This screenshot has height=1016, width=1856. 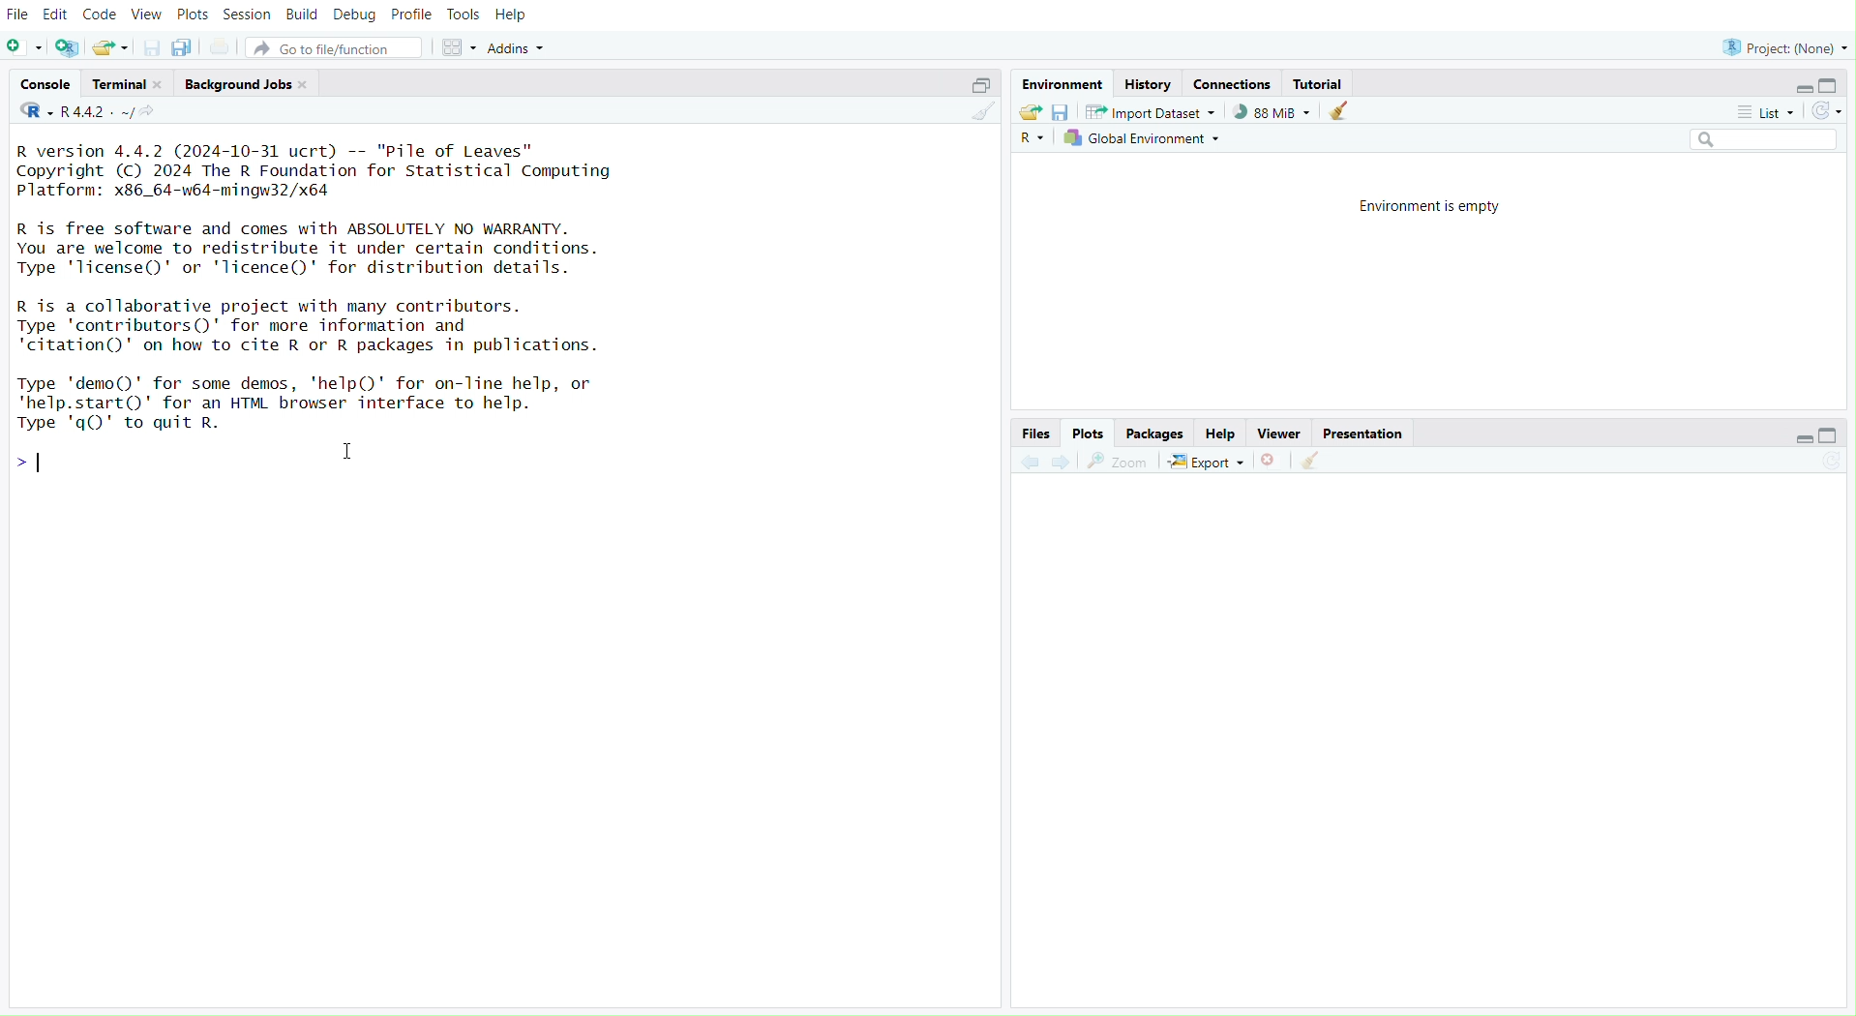 What do you see at coordinates (518, 15) in the screenshot?
I see `Help` at bounding box center [518, 15].